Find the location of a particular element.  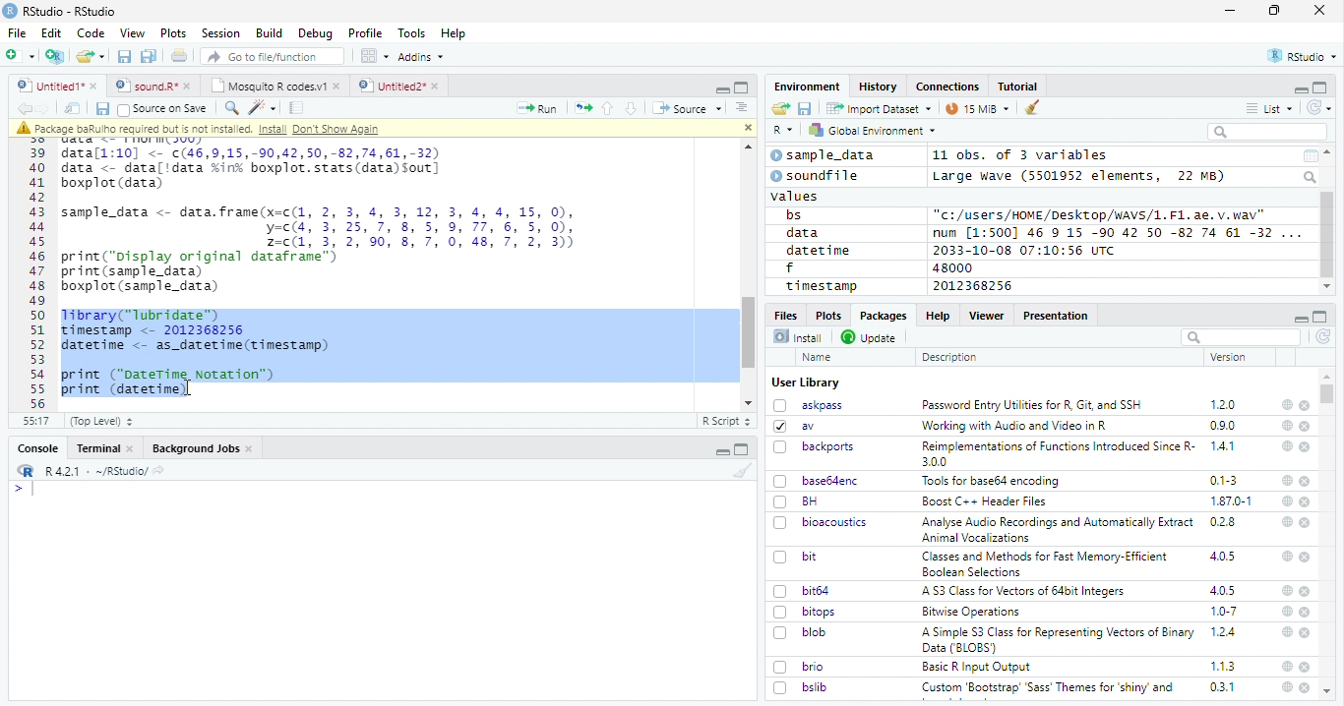

close is located at coordinates (1306, 667).